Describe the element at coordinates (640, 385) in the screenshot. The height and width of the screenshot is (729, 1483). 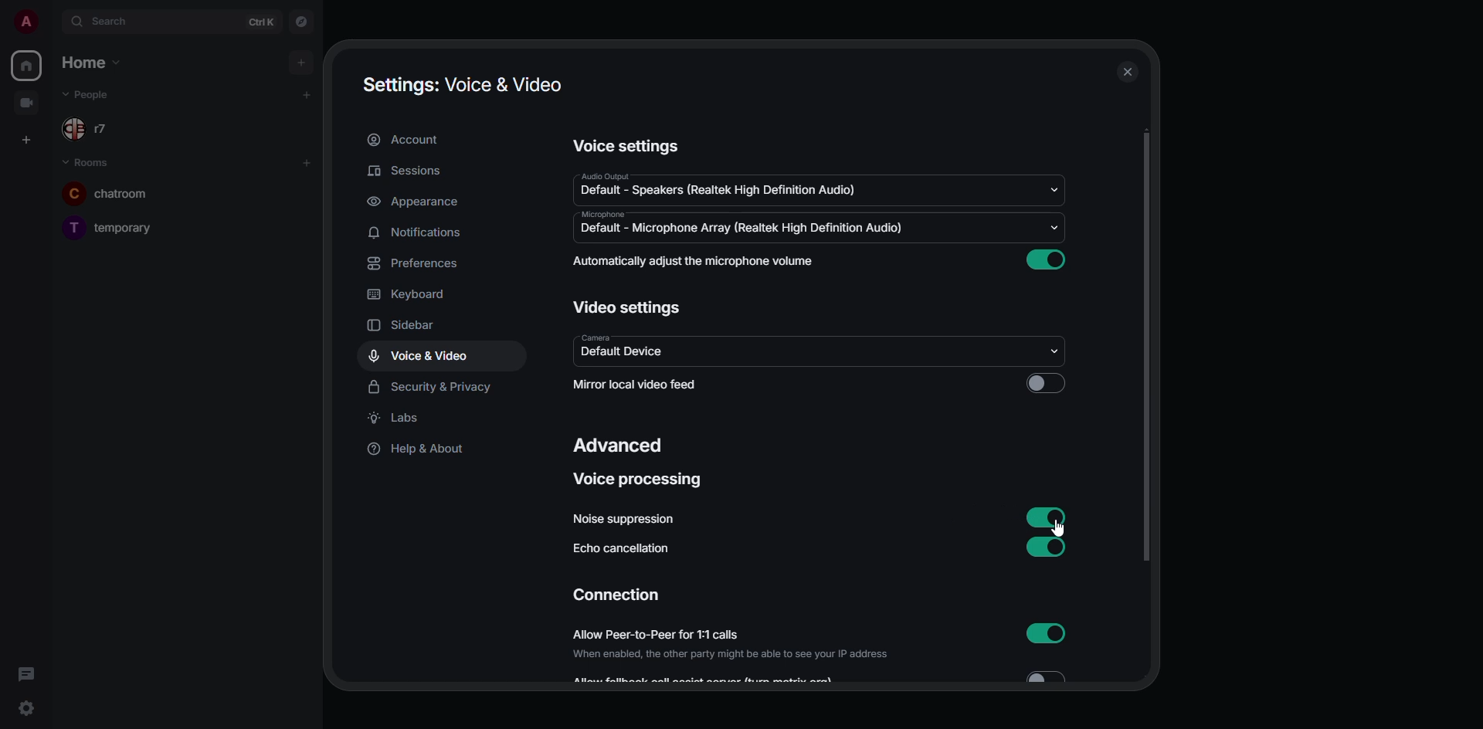
I see `mirror local video feed` at that location.